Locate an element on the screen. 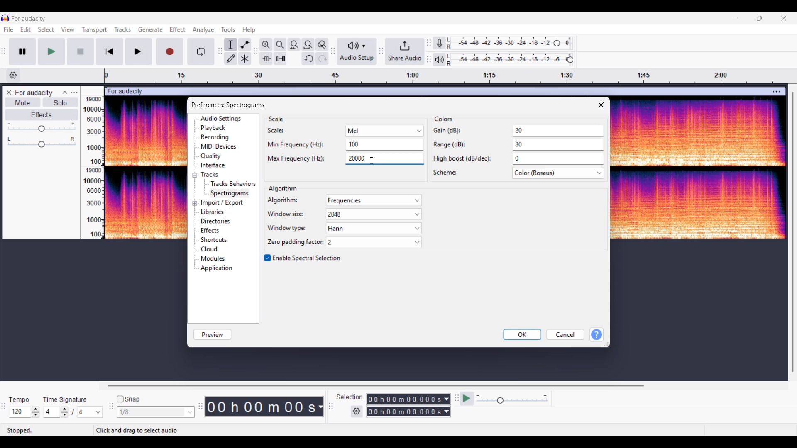 The width and height of the screenshot is (797, 448). Indicates Tempo settings is located at coordinates (20, 400).